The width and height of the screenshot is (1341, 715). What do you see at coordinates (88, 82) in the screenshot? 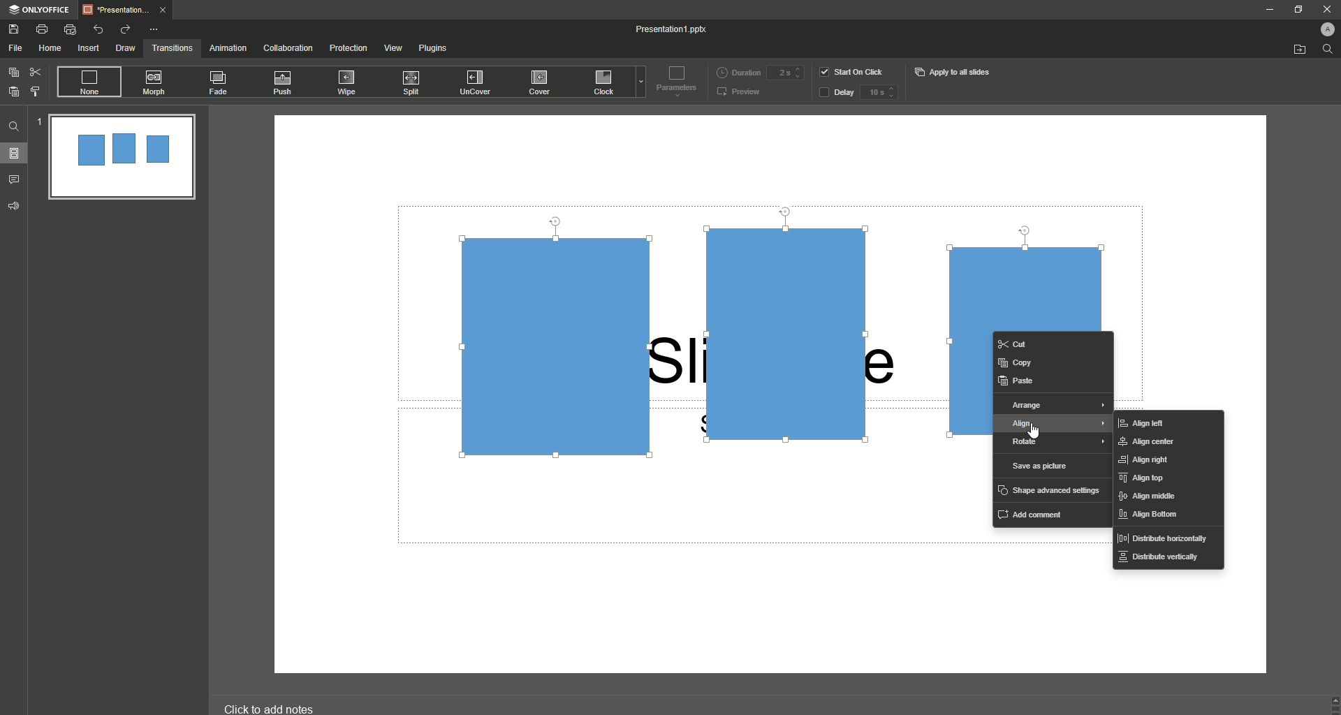
I see `None` at bounding box center [88, 82].